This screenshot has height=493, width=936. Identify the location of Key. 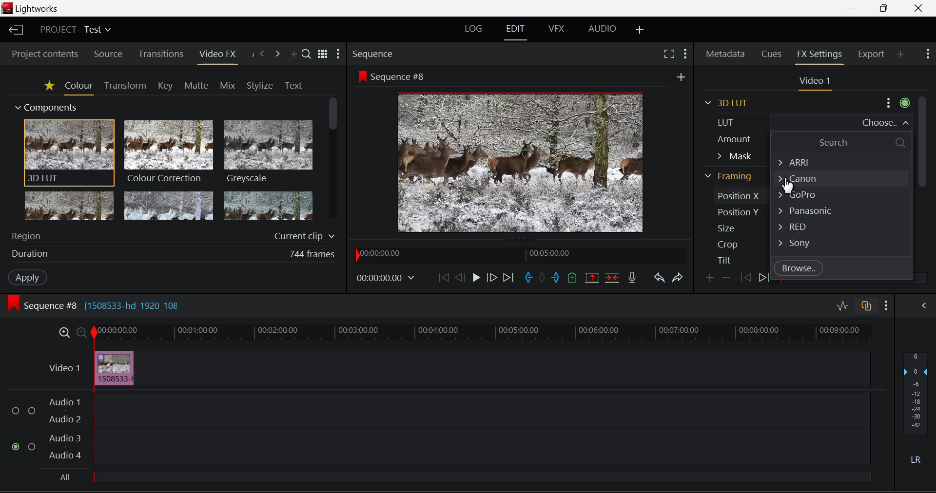
(165, 86).